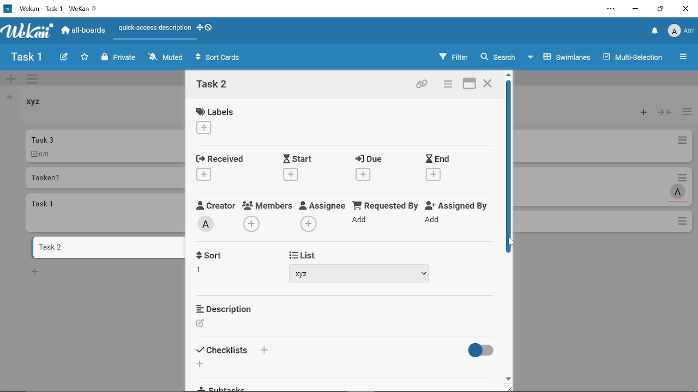 Image resolution: width=698 pixels, height=392 pixels. Describe the element at coordinates (105, 145) in the screenshot. I see `Car` at that location.